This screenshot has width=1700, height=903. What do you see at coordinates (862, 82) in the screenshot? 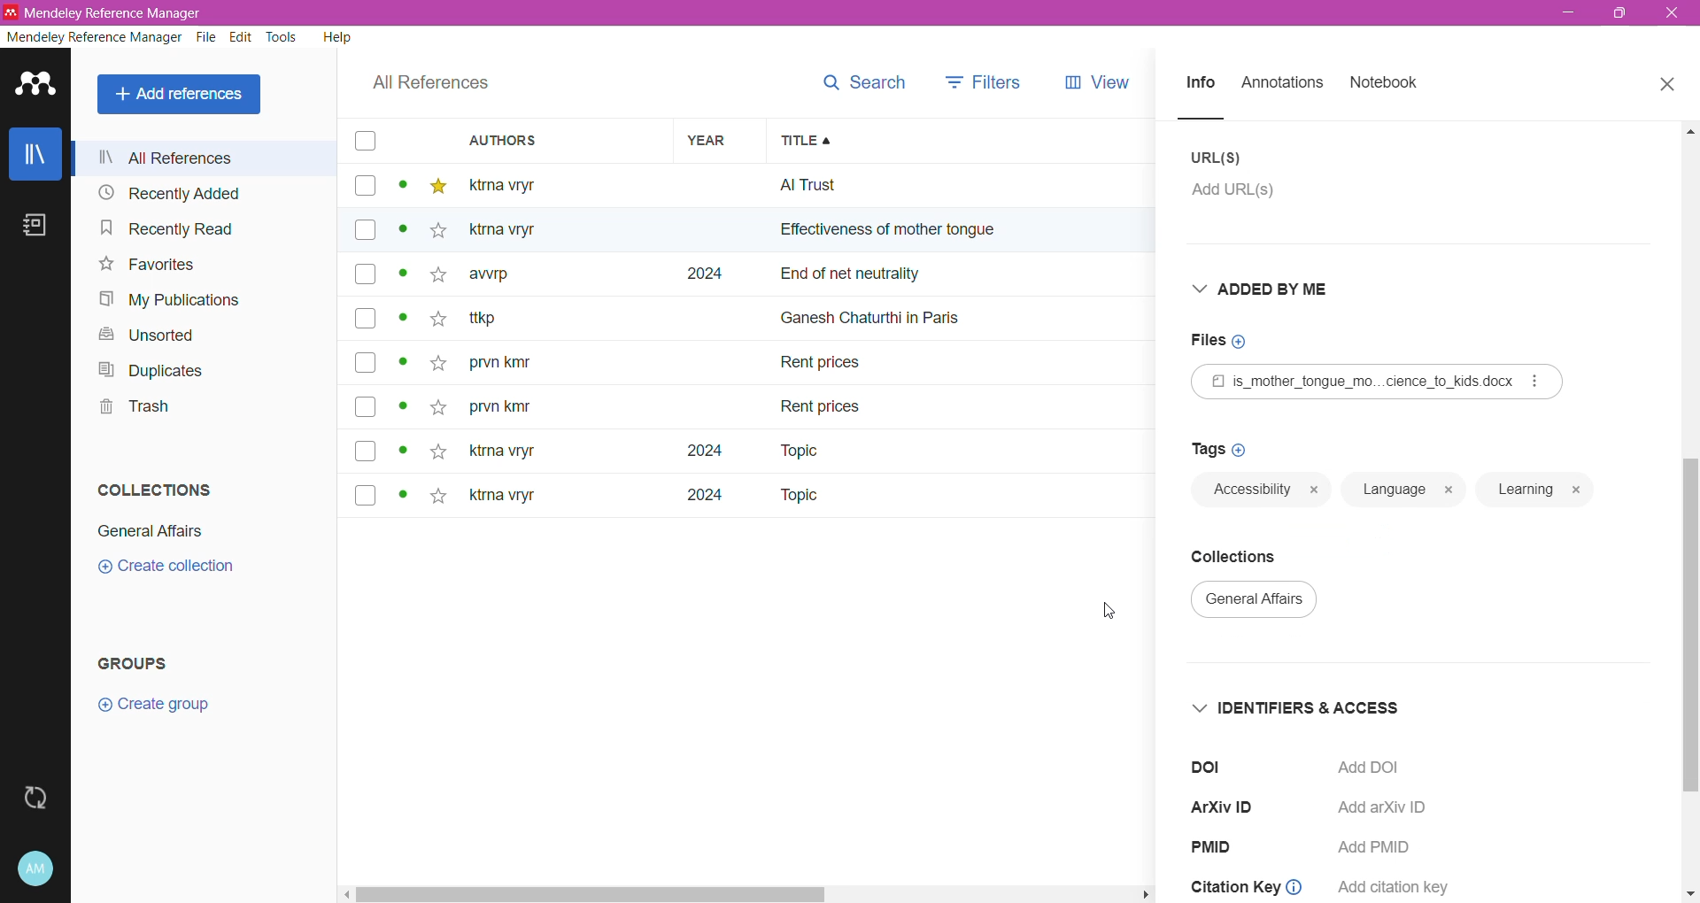
I see `search` at bounding box center [862, 82].